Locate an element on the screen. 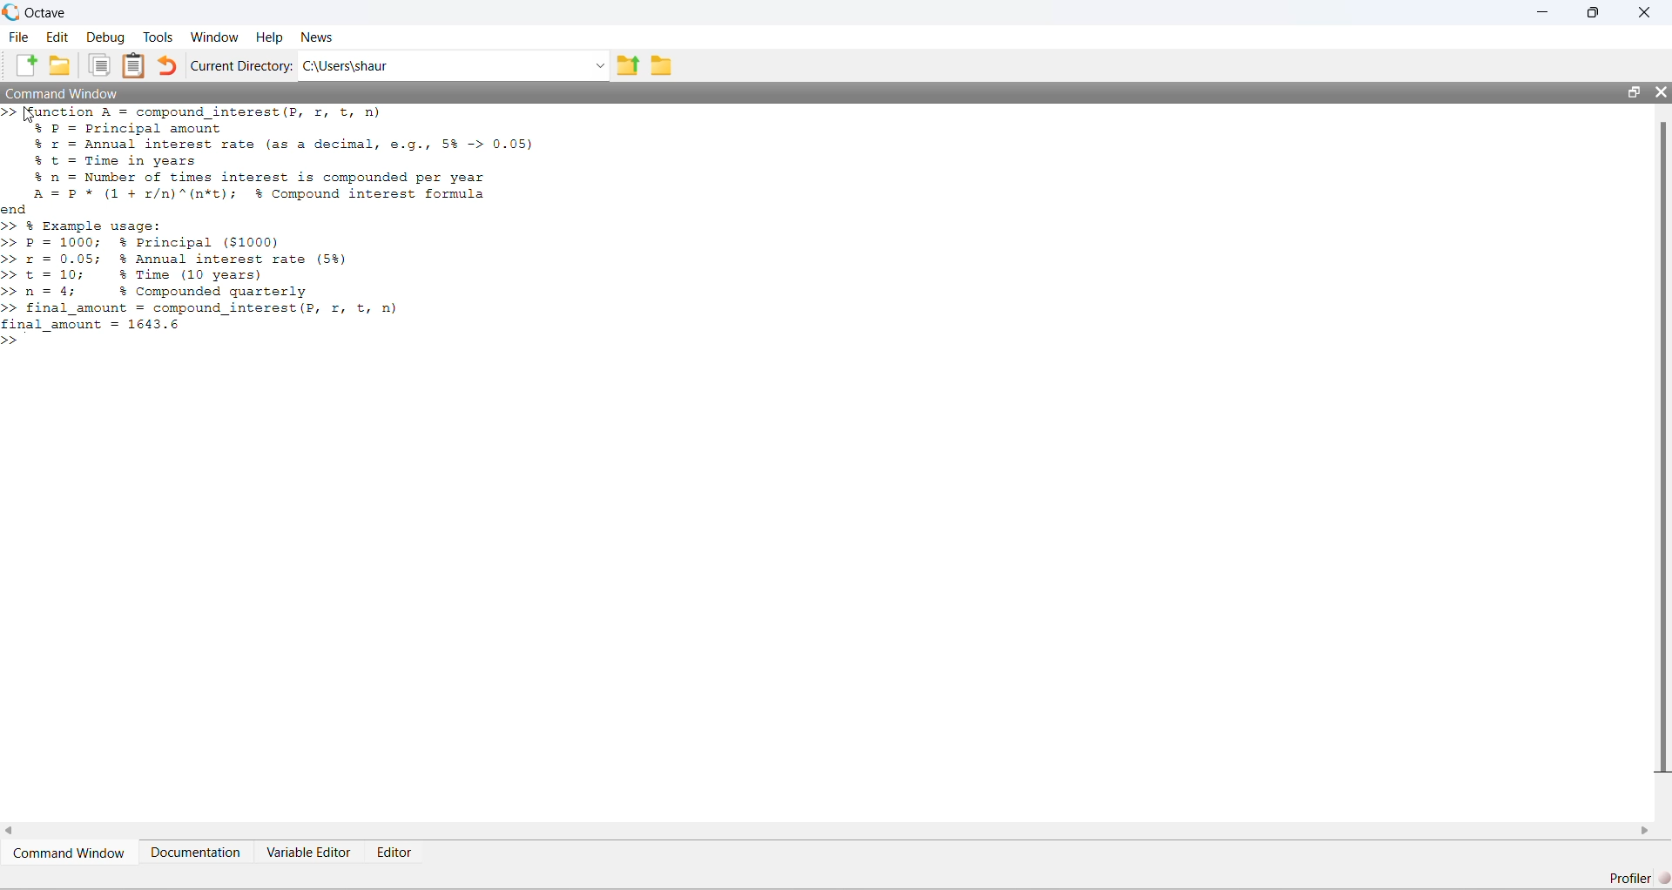 The height and width of the screenshot is (890, 1672). Profiler is located at coordinates (1637, 877).